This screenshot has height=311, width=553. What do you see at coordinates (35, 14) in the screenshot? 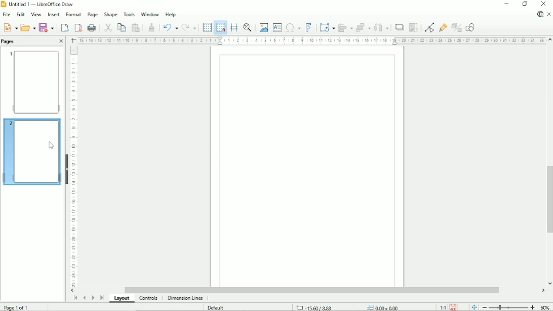
I see `View` at bounding box center [35, 14].